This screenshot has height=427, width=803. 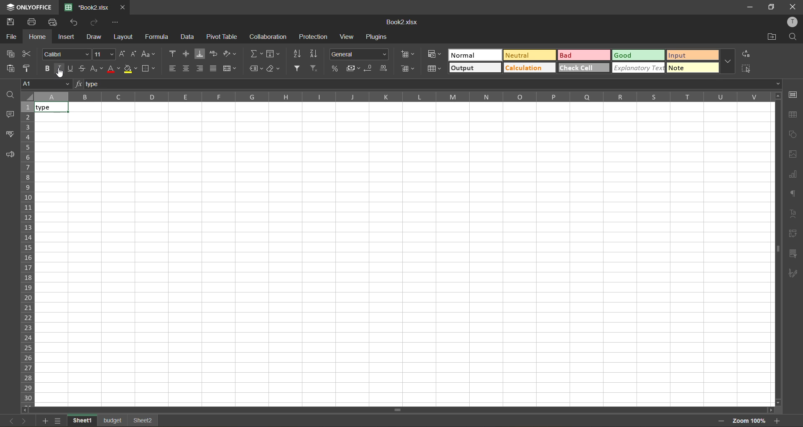 I want to click on justified, so click(x=213, y=67).